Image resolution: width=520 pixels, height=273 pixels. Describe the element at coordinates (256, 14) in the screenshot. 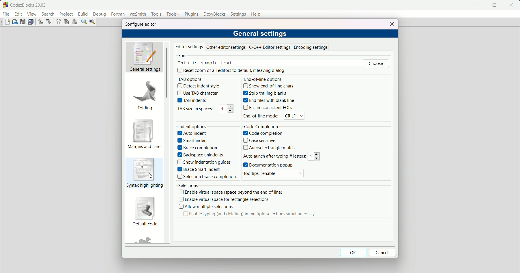

I see `help` at that location.